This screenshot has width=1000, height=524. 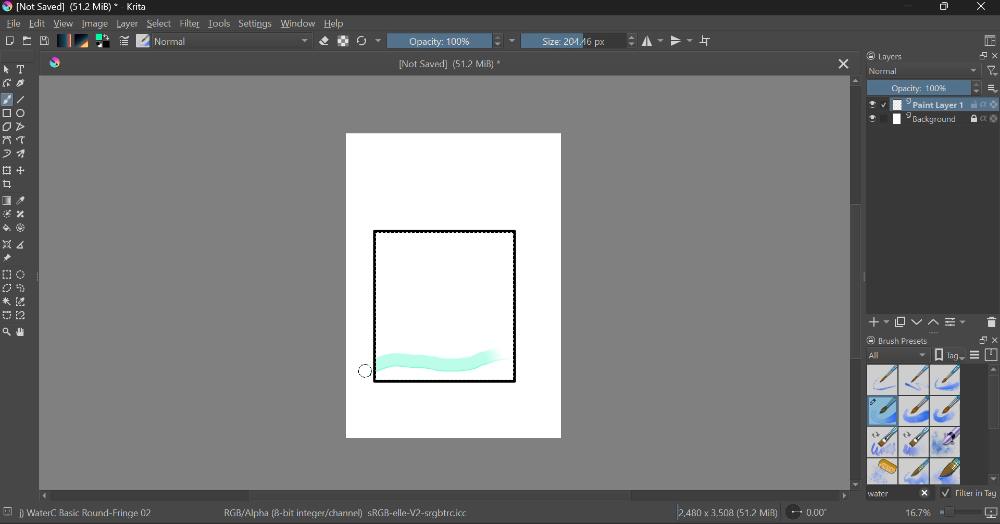 I want to click on Pattern, so click(x=83, y=42).